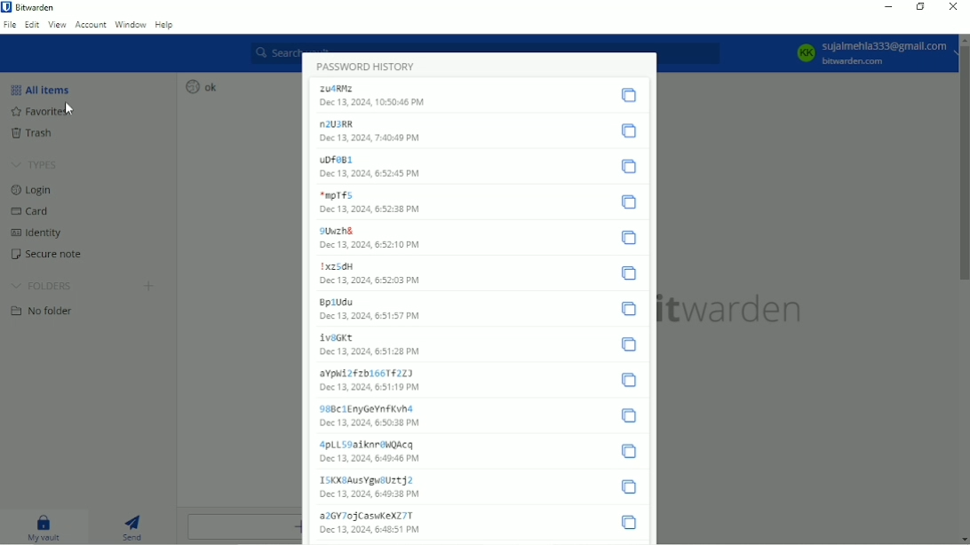 Image resolution: width=970 pixels, height=545 pixels. What do you see at coordinates (370, 317) in the screenshot?
I see `Dec 13, 2024, 6:51:57 PM` at bounding box center [370, 317].